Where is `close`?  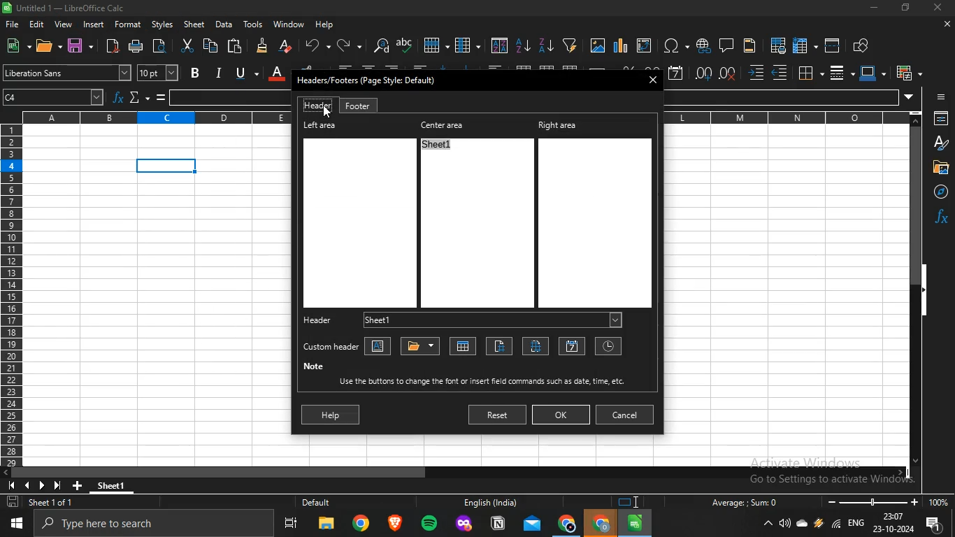
close is located at coordinates (939, 9).